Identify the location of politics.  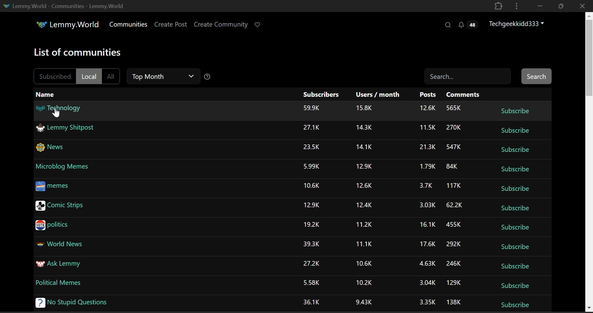
(52, 226).